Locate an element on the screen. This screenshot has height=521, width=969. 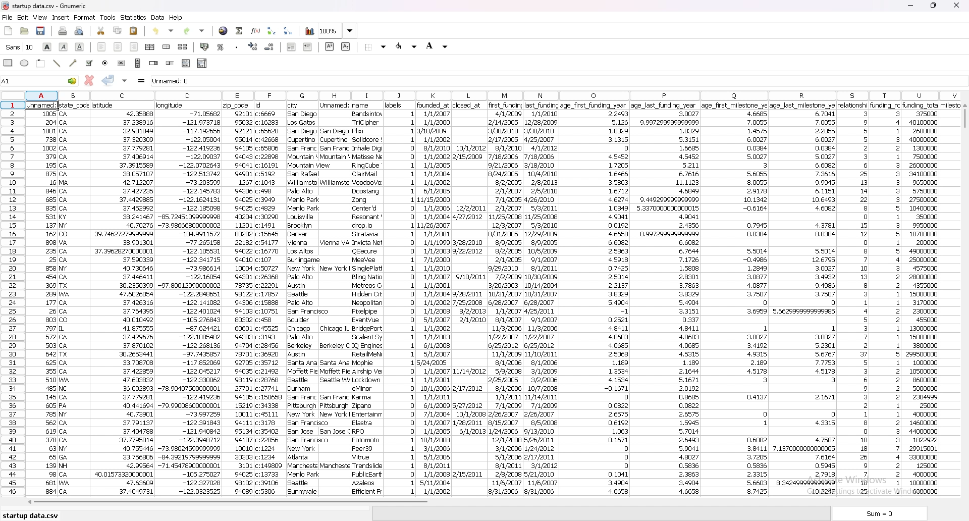
spin button is located at coordinates (154, 63).